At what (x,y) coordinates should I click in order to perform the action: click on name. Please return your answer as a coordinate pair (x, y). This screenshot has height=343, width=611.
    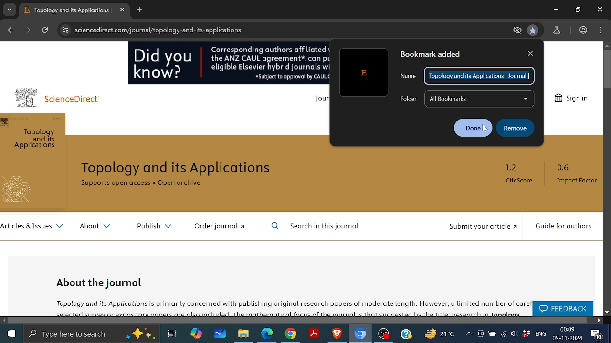
    Looking at the image, I should click on (408, 77).